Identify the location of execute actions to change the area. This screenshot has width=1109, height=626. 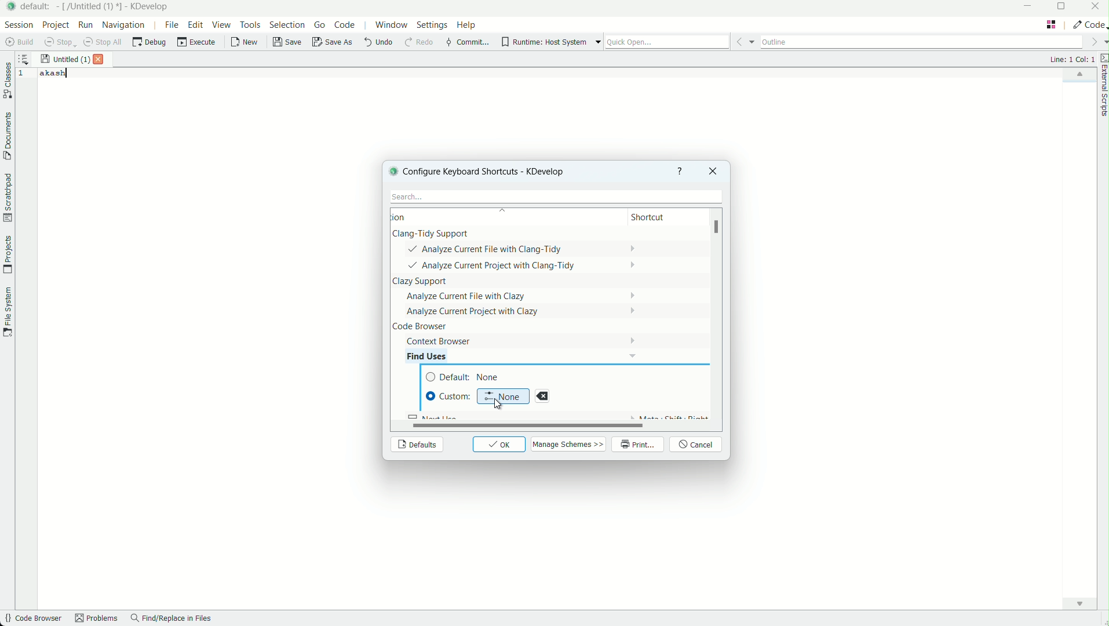
(1088, 24).